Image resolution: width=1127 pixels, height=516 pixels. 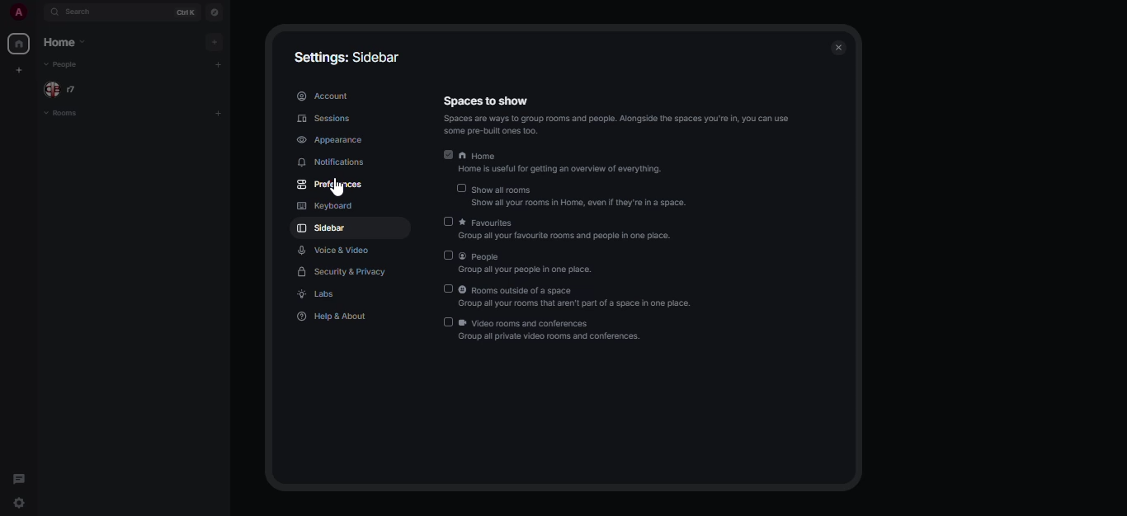 I want to click on disabled, so click(x=446, y=256).